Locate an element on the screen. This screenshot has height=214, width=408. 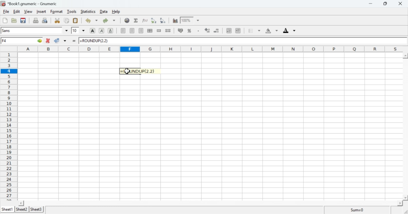
Format the selection as accounting is located at coordinates (180, 31).